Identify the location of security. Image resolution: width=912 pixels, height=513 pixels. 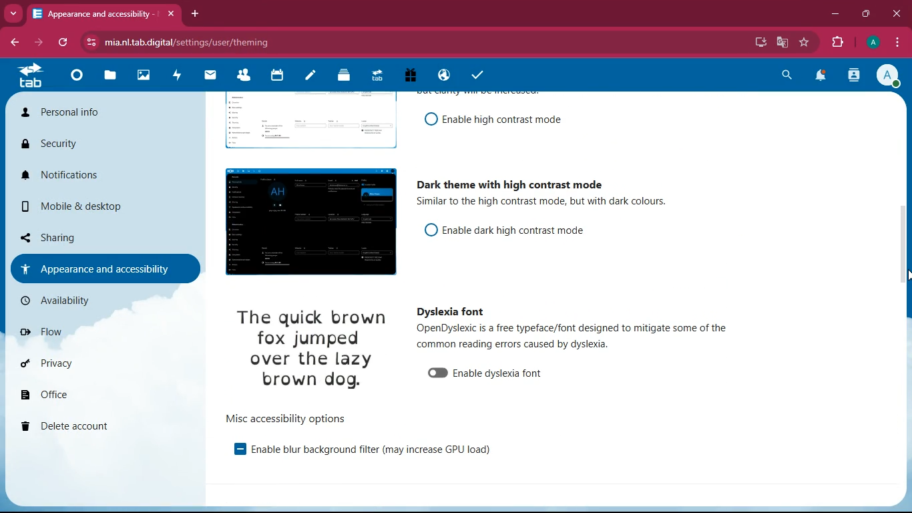
(91, 144).